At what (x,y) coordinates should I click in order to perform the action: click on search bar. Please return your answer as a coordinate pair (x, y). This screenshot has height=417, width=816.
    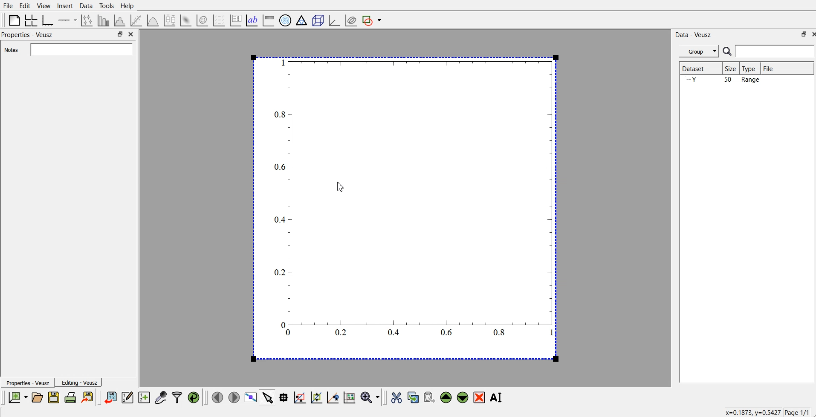
    Looking at the image, I should click on (769, 51).